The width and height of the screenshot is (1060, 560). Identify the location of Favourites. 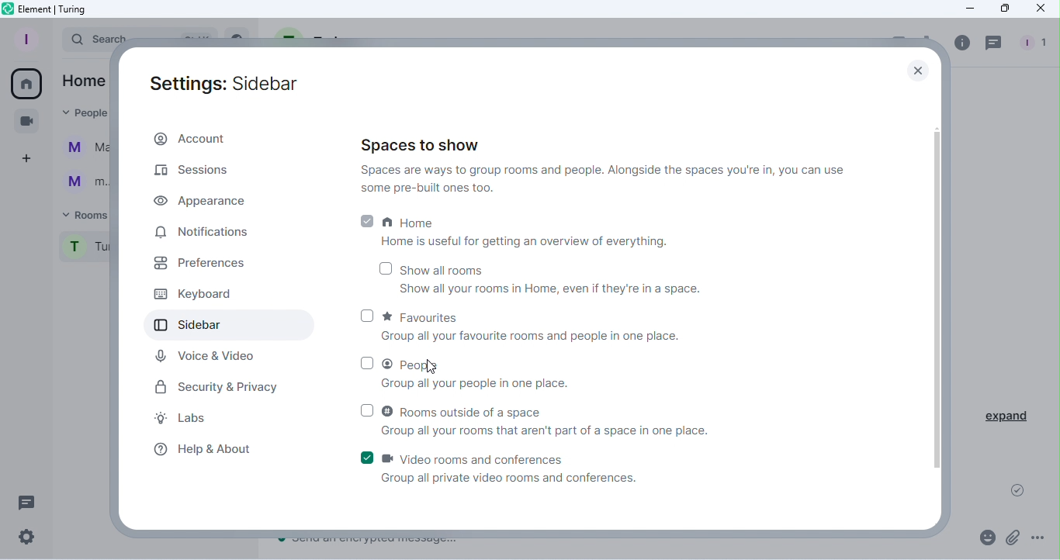
(563, 325).